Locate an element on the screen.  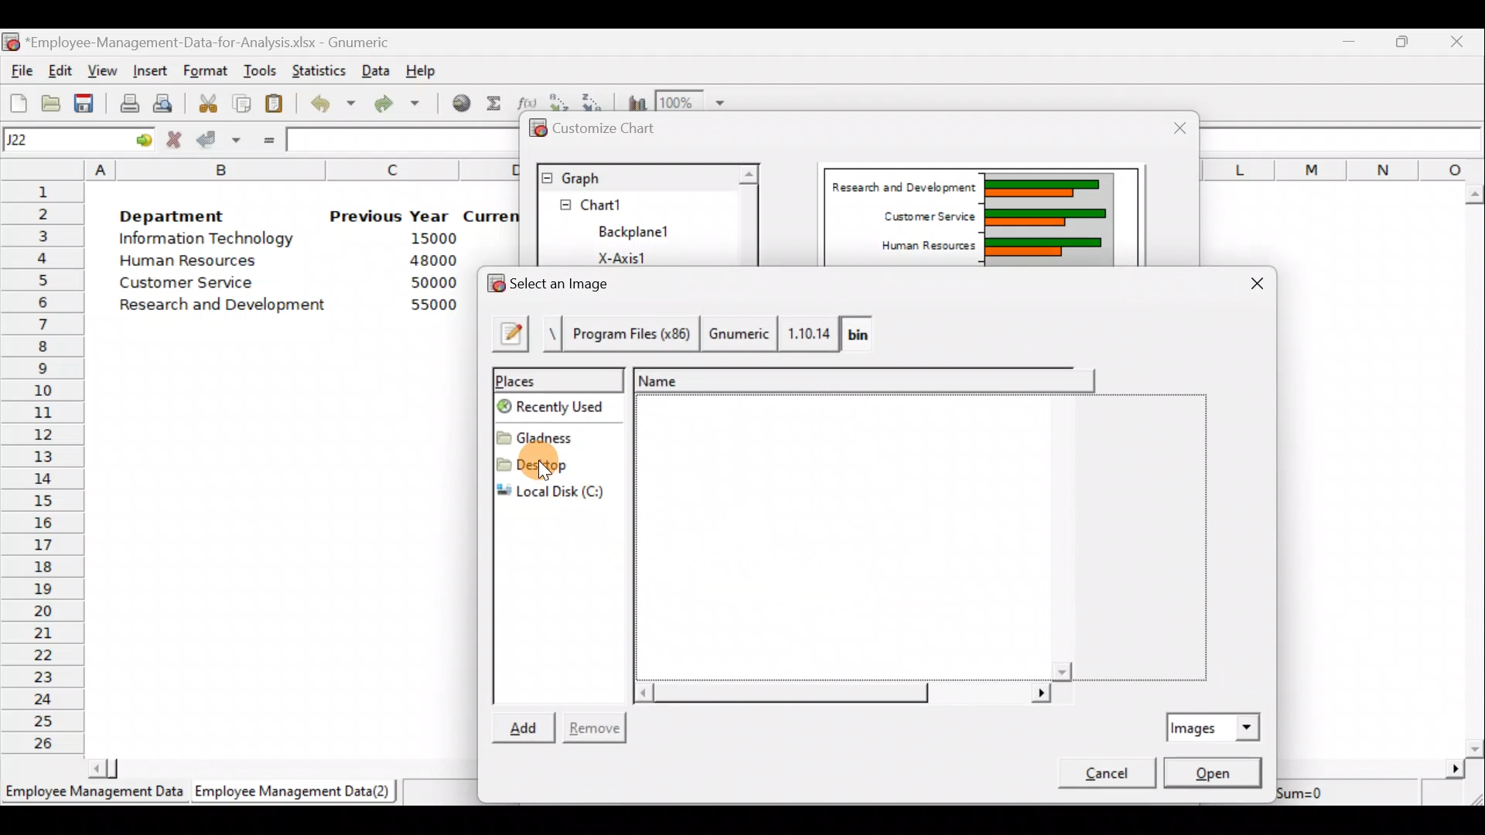
Previous Year is located at coordinates (391, 215).